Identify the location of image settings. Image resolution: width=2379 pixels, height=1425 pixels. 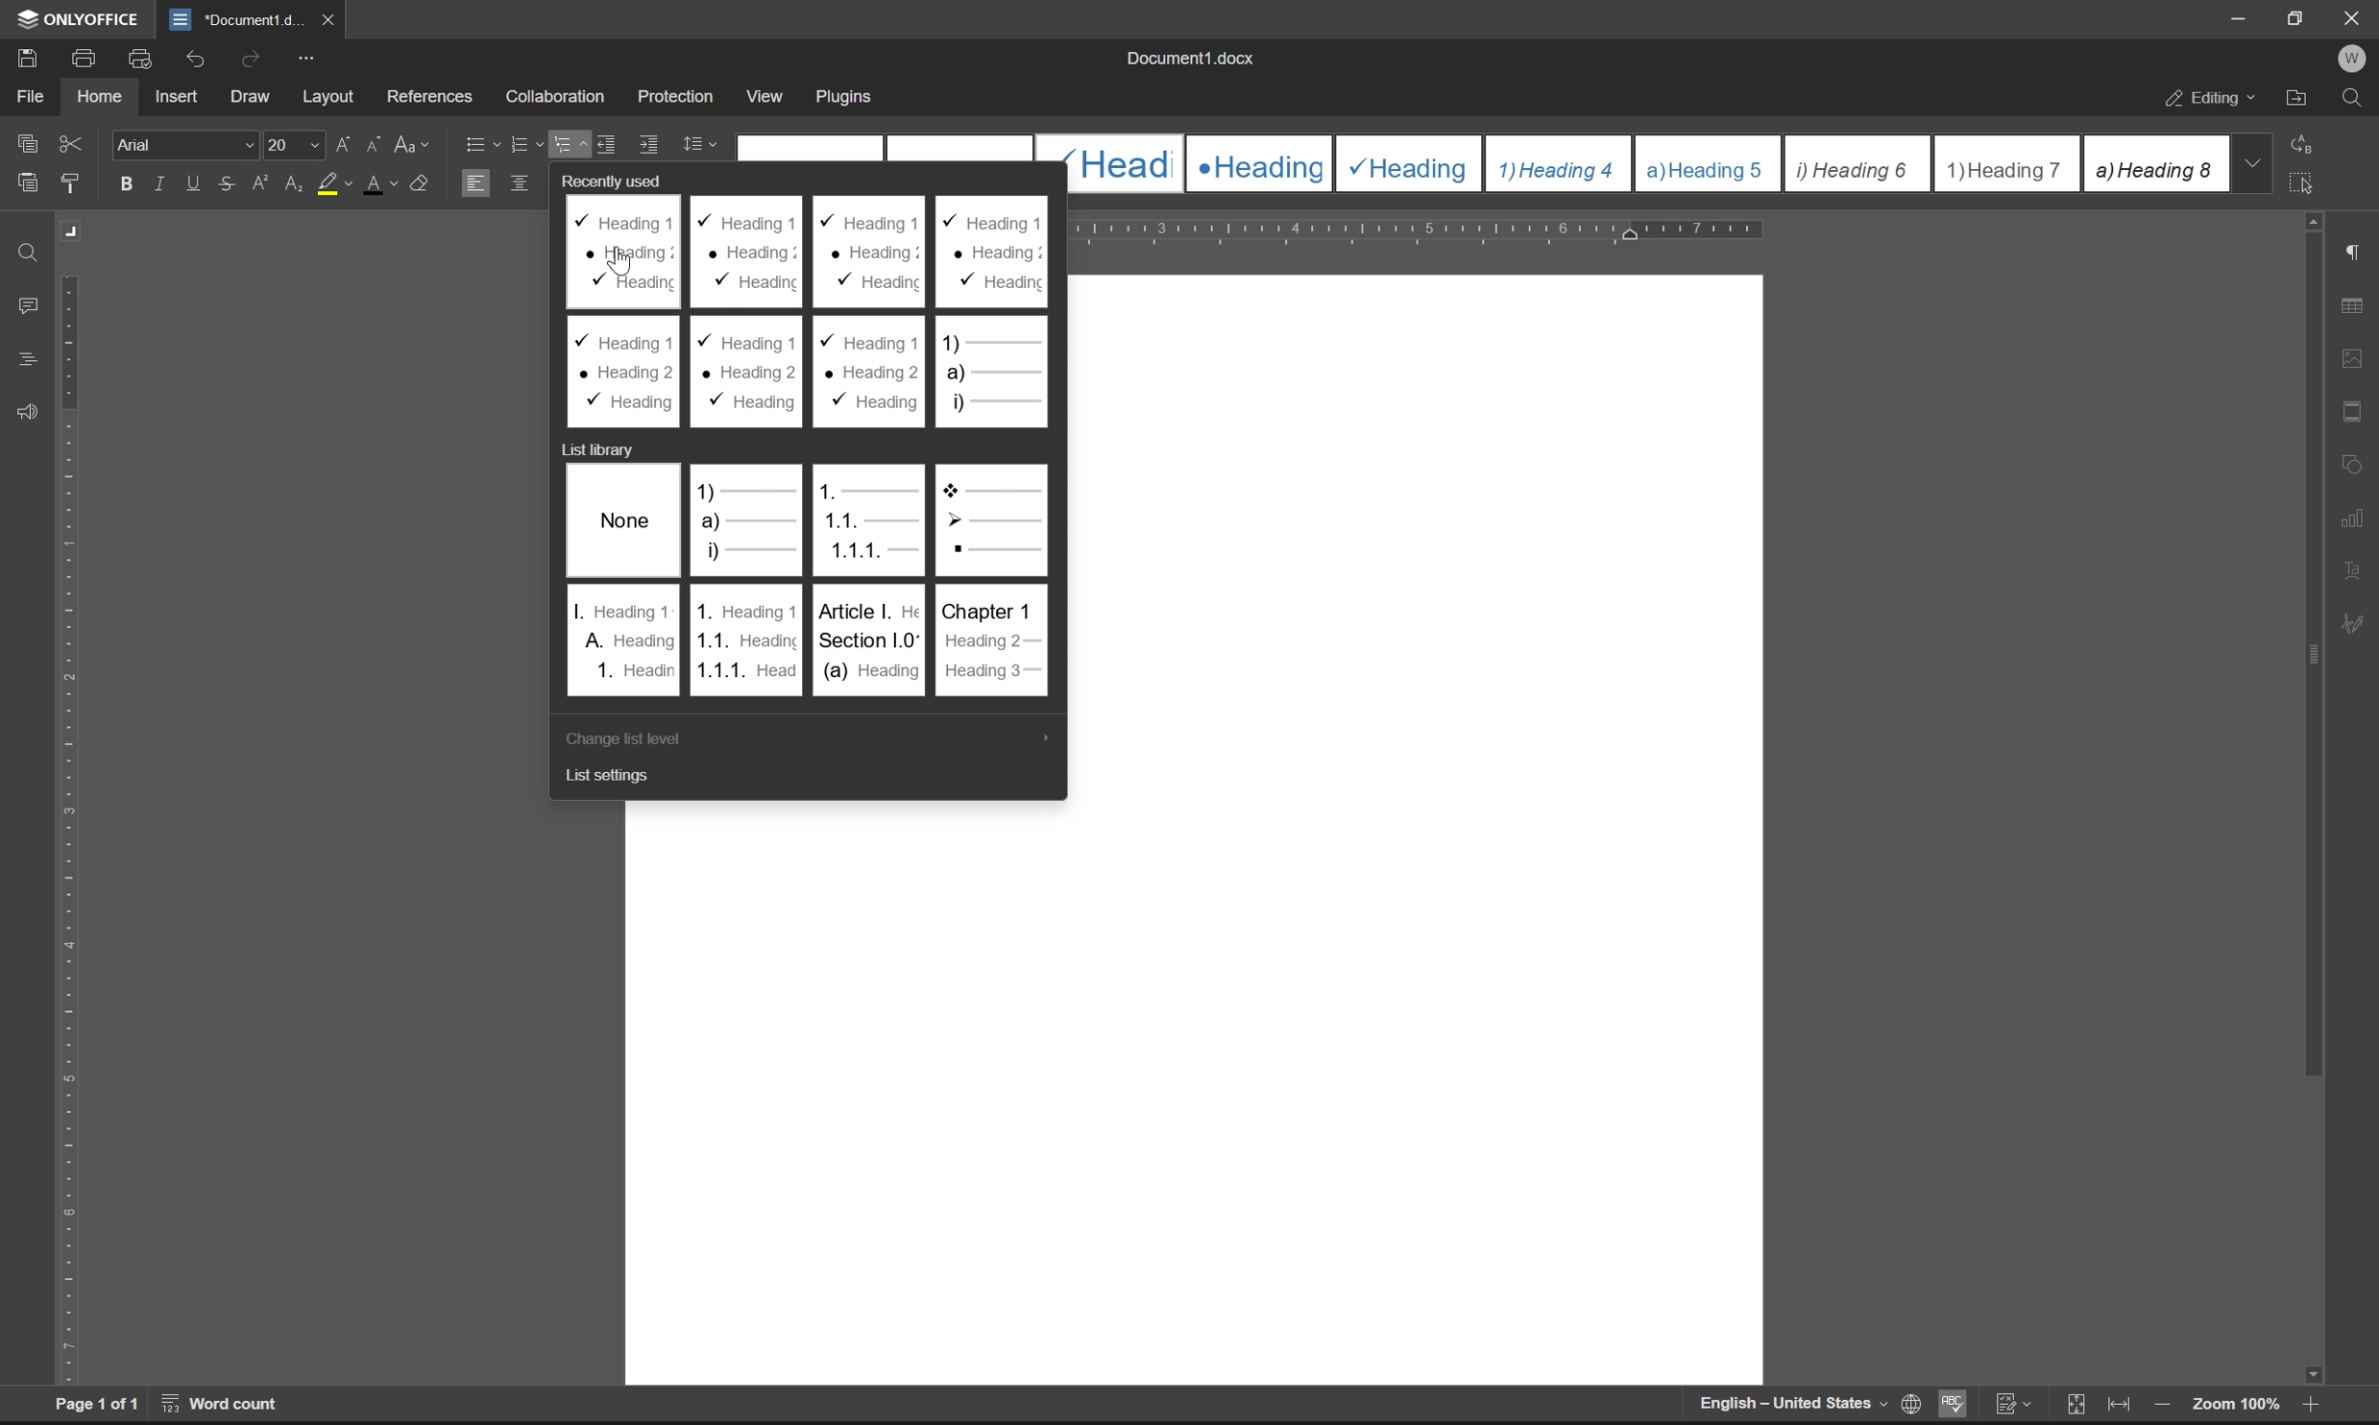
(2351, 353).